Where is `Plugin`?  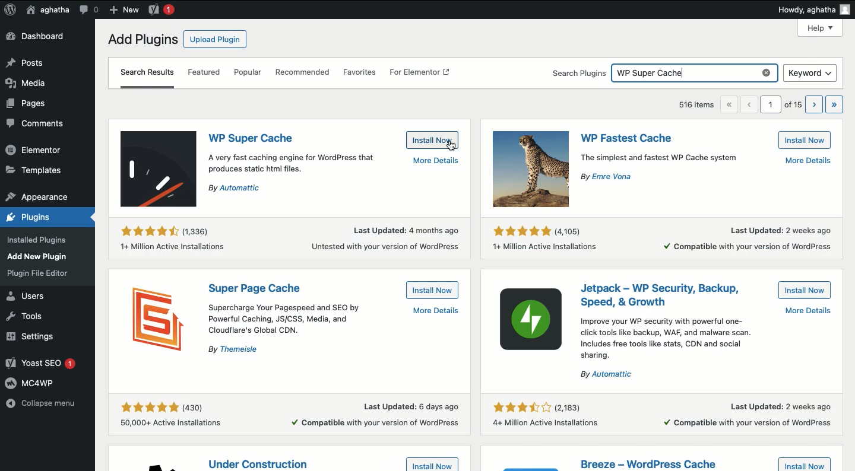 Plugin is located at coordinates (256, 291).